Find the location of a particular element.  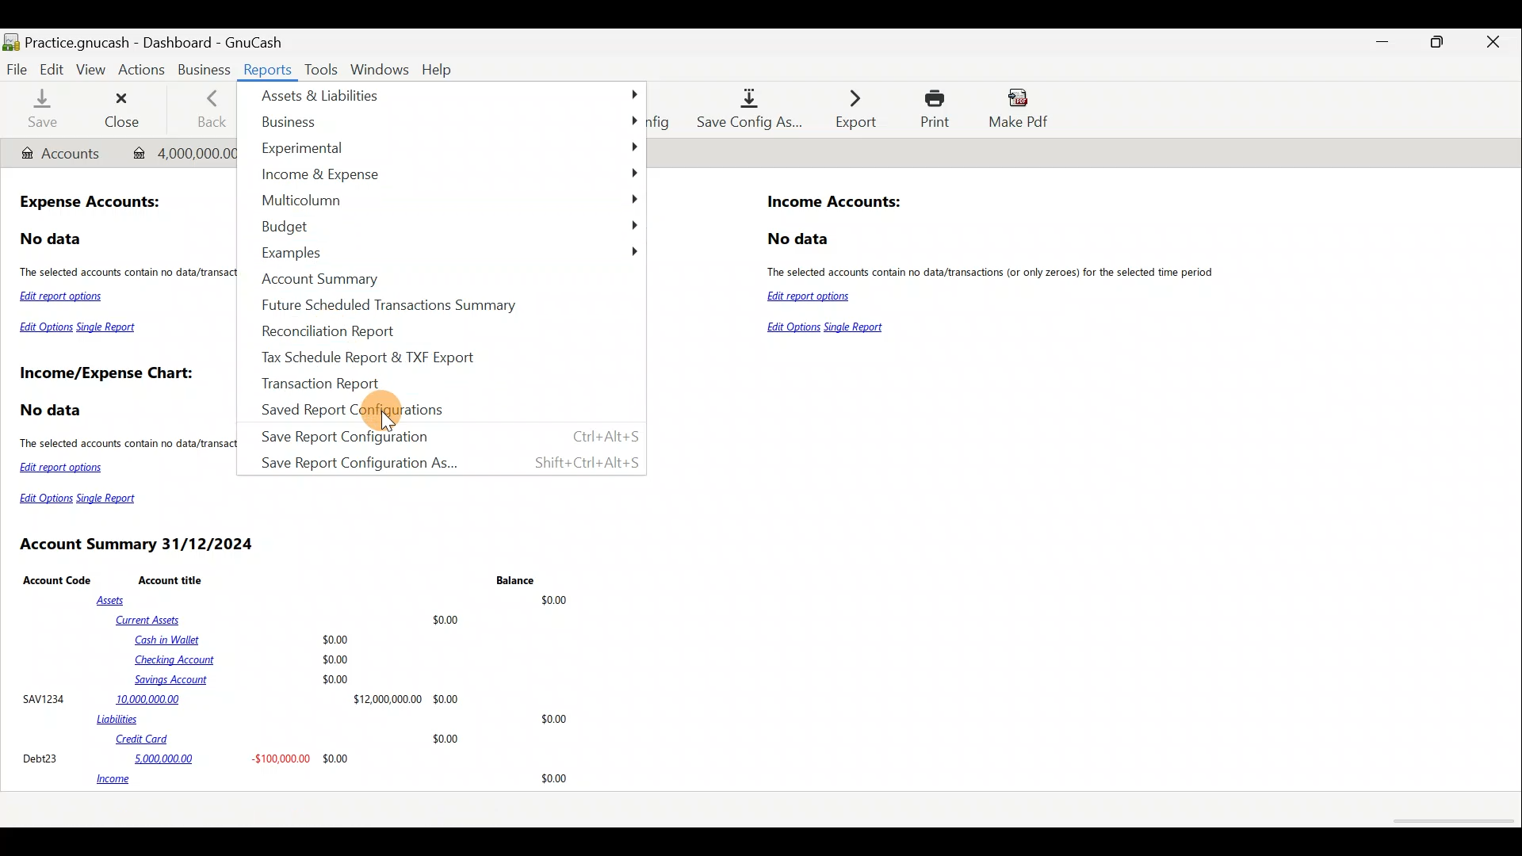

Business is located at coordinates (204, 68).